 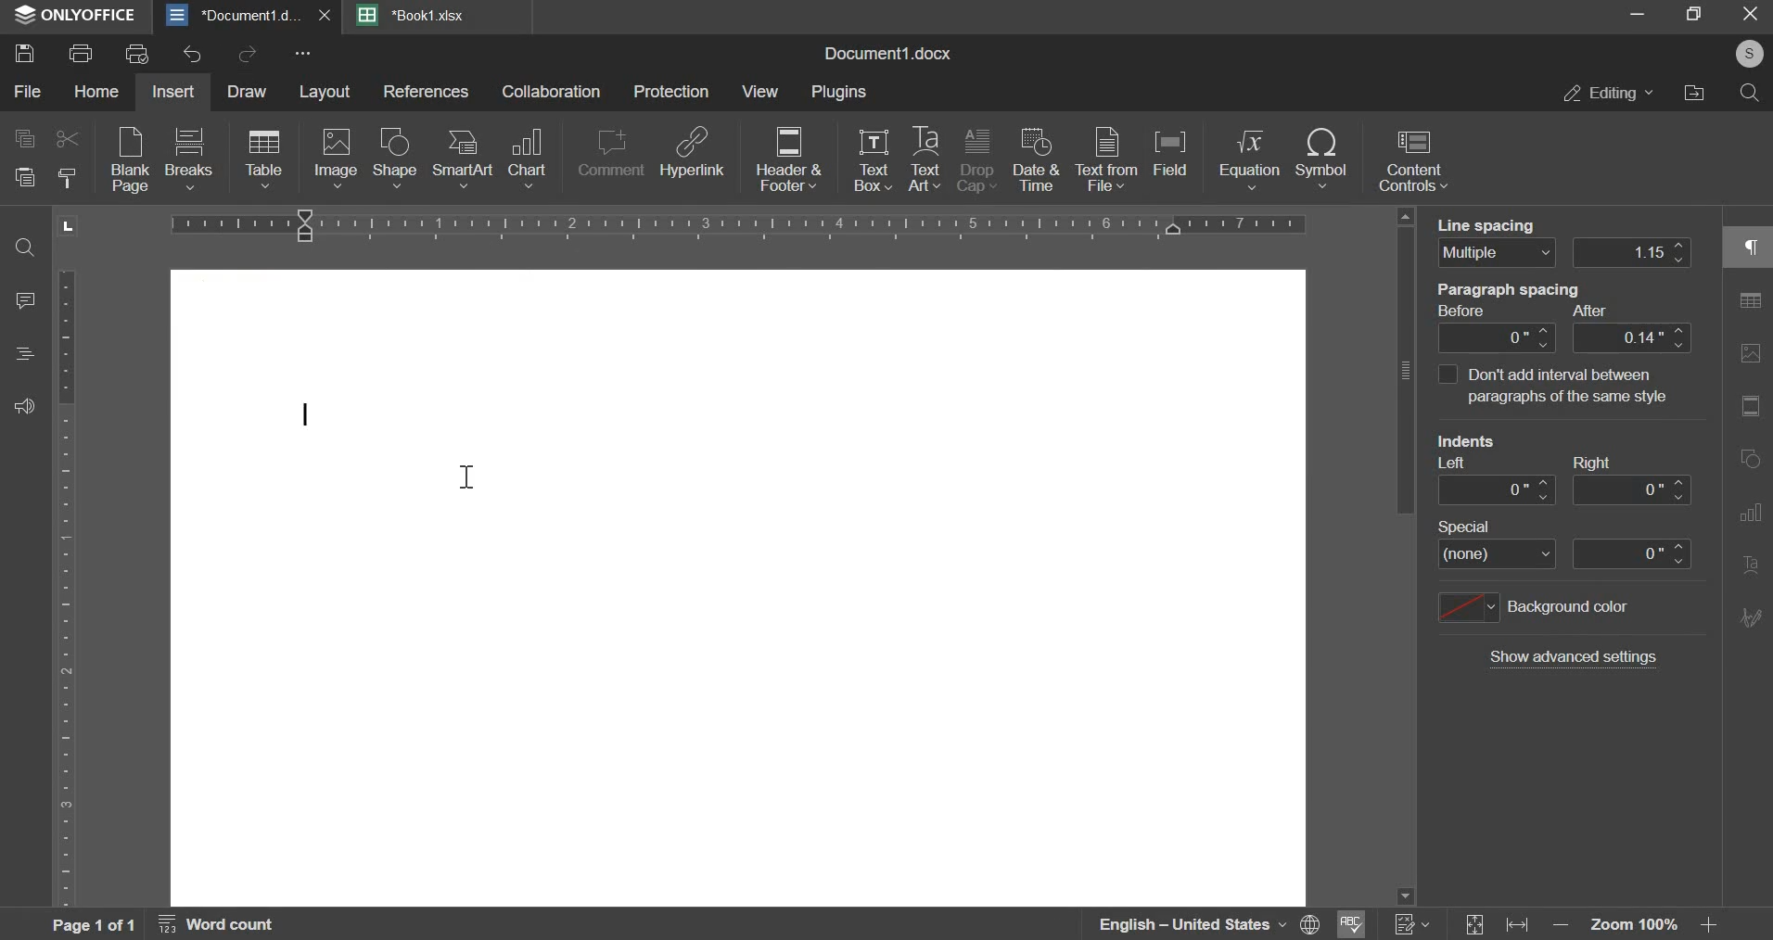 I want to click on find, so click(x=24, y=248).